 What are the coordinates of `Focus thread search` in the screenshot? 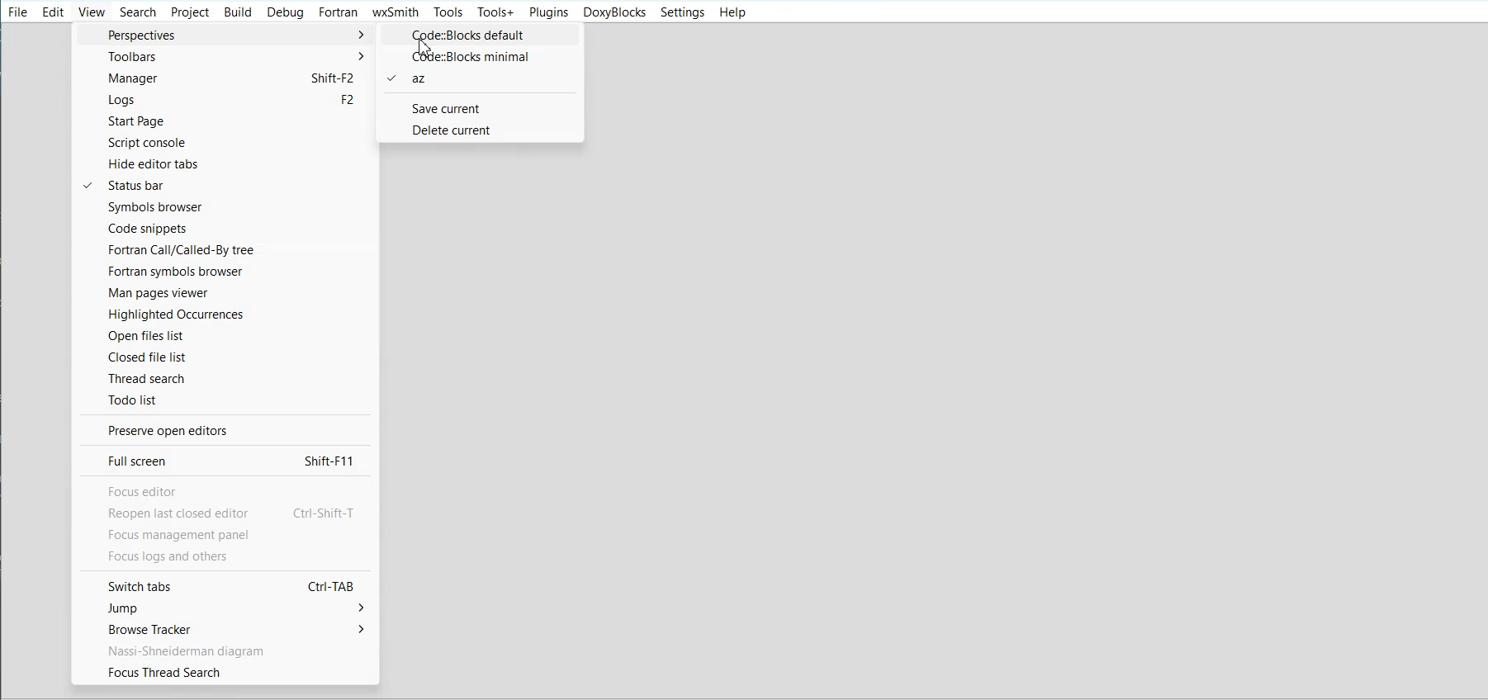 It's located at (233, 671).